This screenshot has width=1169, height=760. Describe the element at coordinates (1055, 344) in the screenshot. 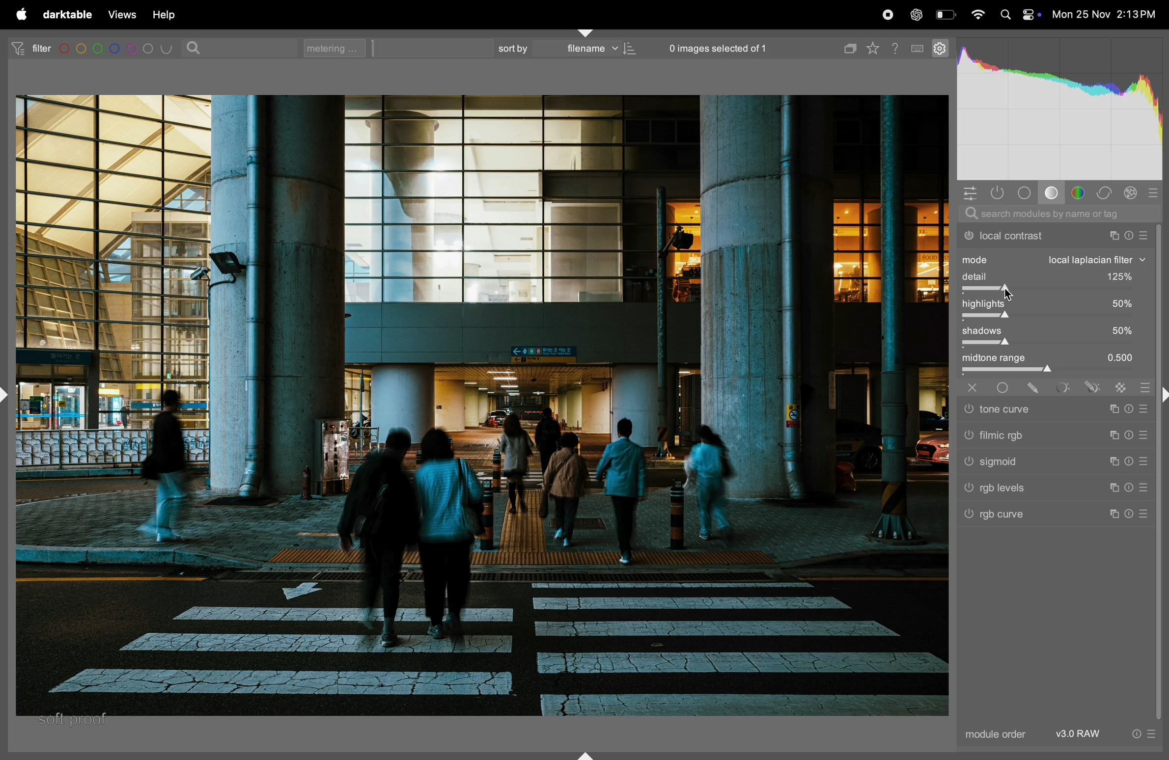

I see `toggle` at that location.